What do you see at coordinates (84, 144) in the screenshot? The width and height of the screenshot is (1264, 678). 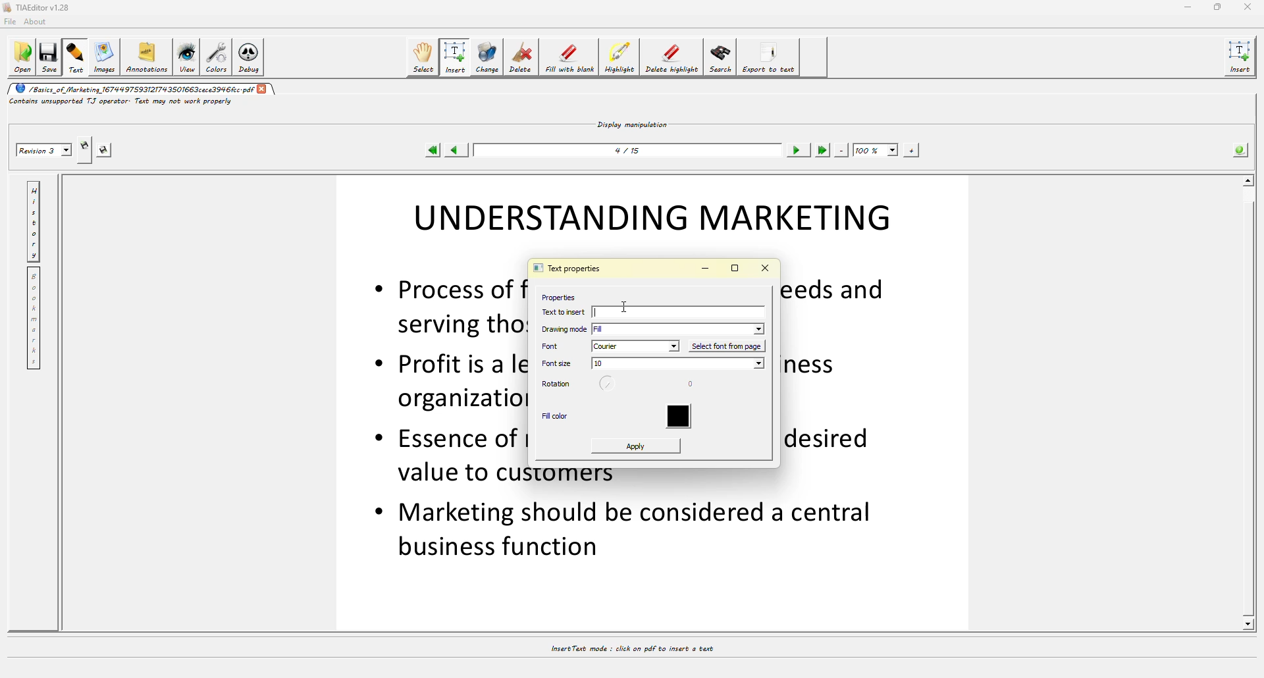 I see `creates new revision` at bounding box center [84, 144].